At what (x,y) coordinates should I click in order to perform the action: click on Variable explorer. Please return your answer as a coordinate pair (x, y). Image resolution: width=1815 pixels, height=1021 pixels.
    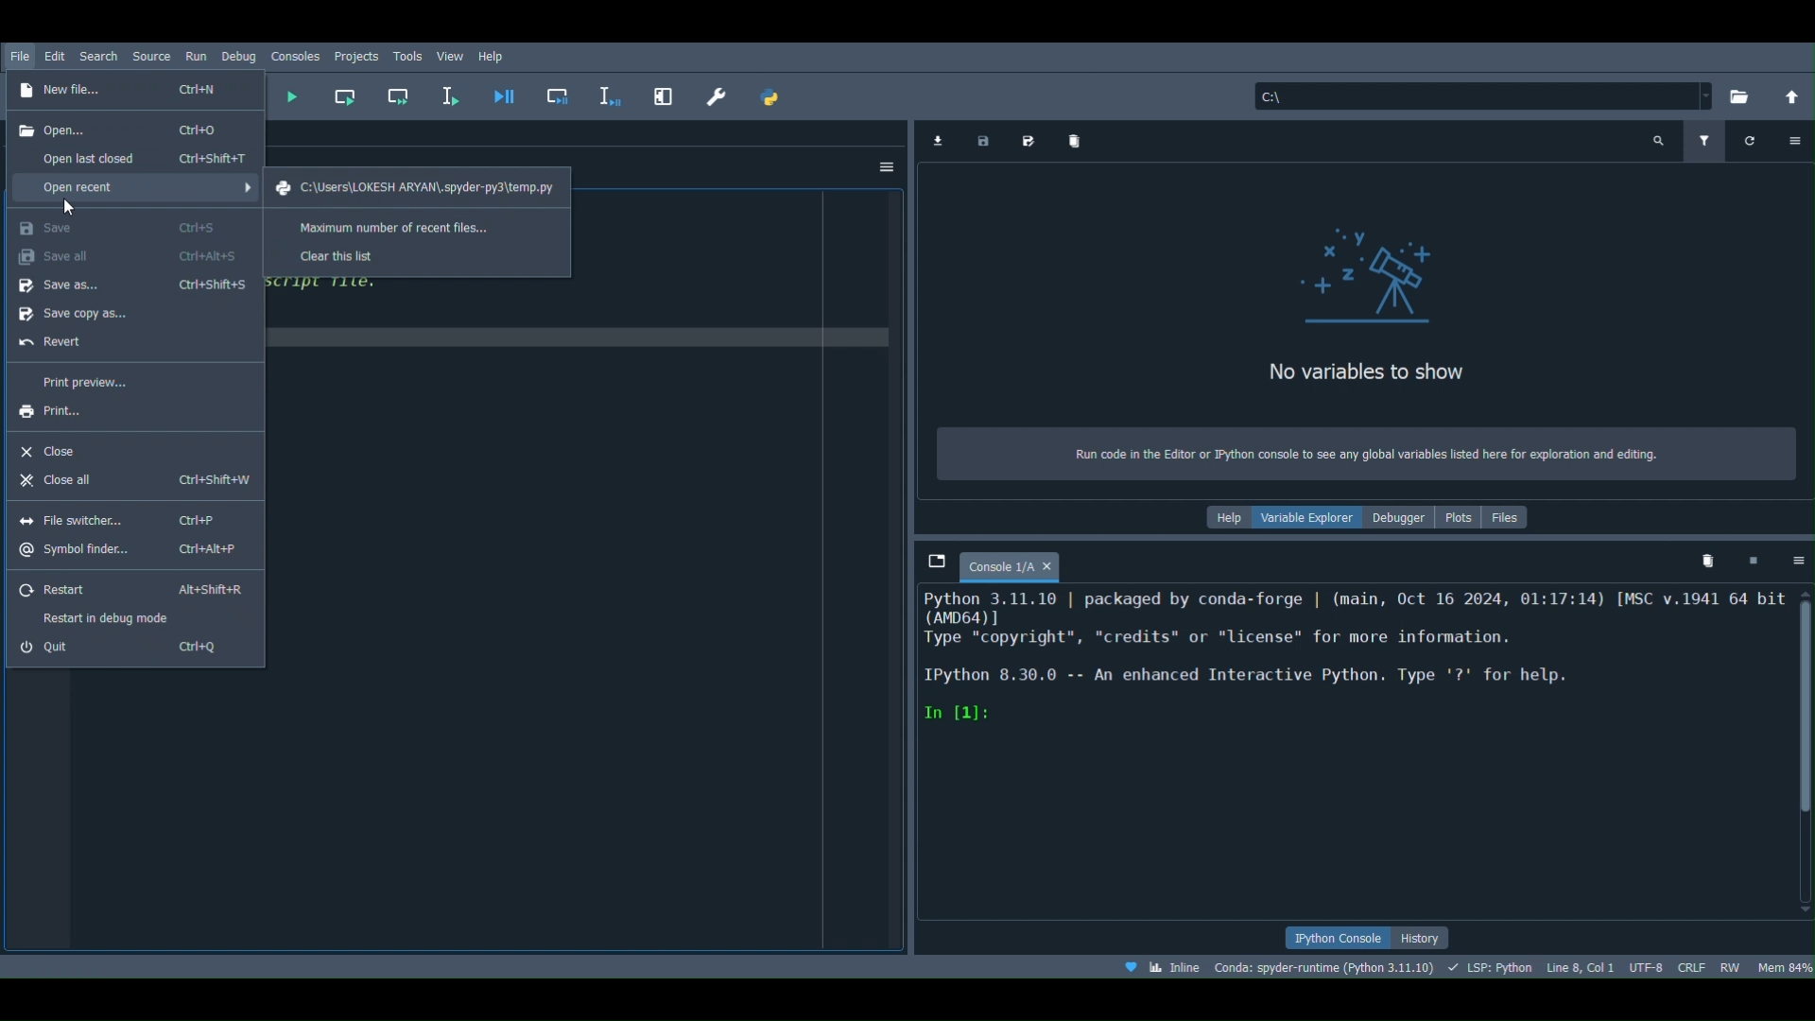
    Looking at the image, I should click on (1309, 520).